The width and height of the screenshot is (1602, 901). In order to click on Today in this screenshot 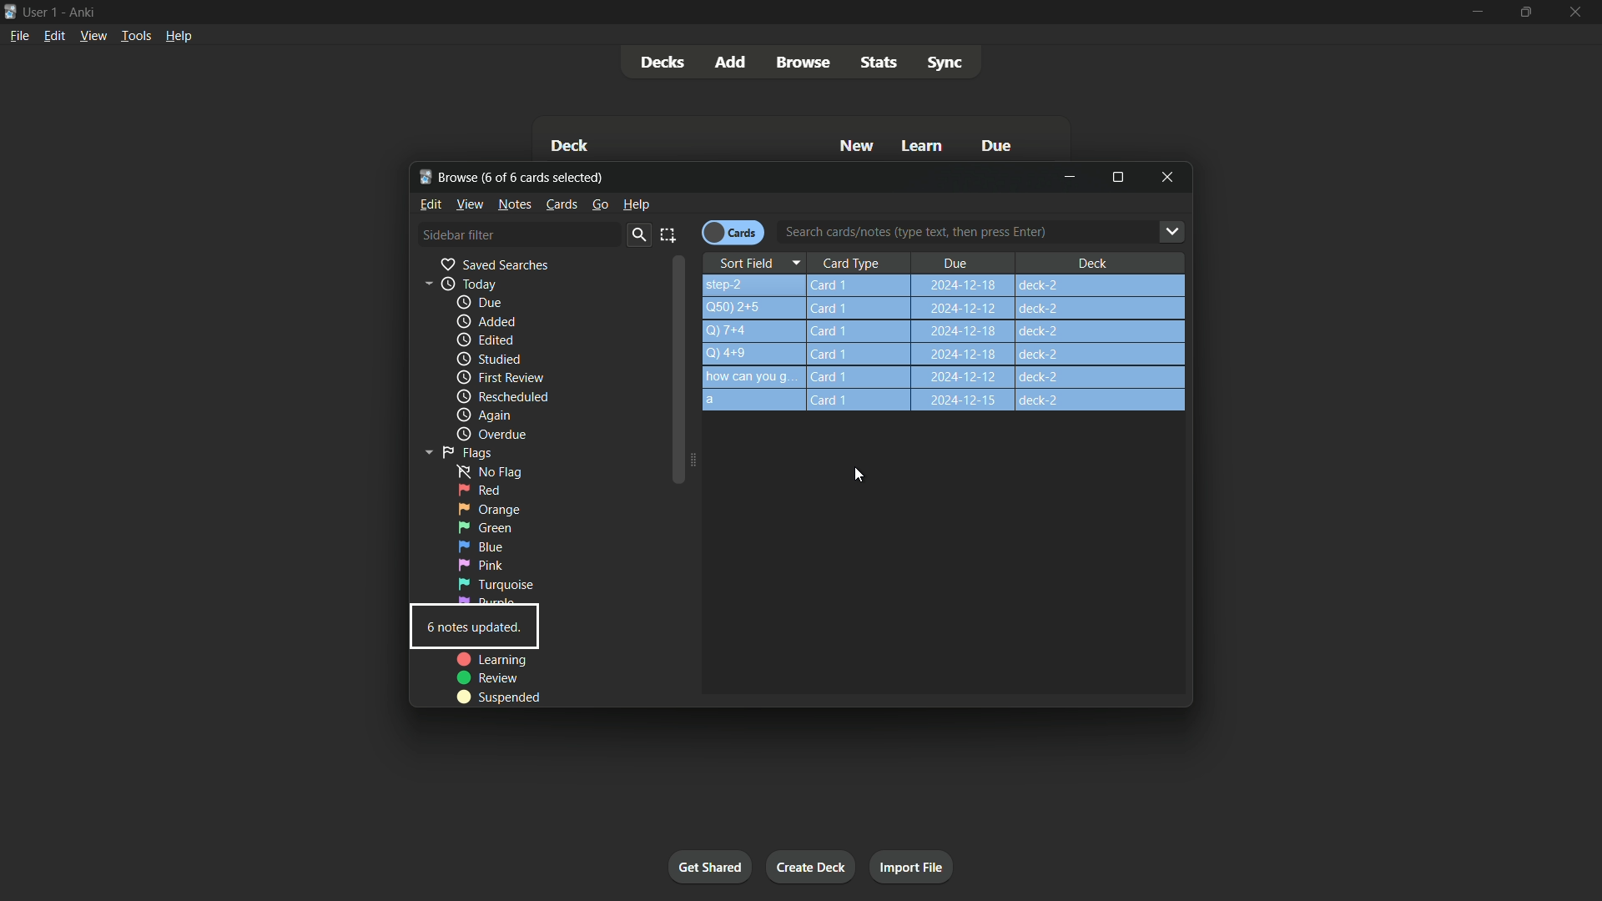, I will do `click(456, 284)`.